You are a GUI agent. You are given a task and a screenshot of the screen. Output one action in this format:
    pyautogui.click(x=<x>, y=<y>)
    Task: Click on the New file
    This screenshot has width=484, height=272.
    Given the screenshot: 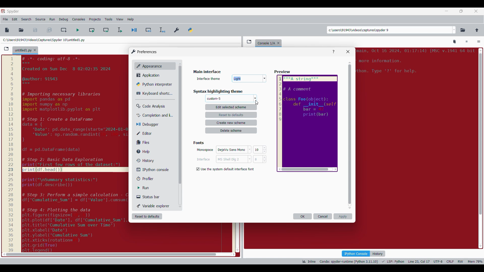 What is the action you would take?
    pyautogui.click(x=7, y=30)
    